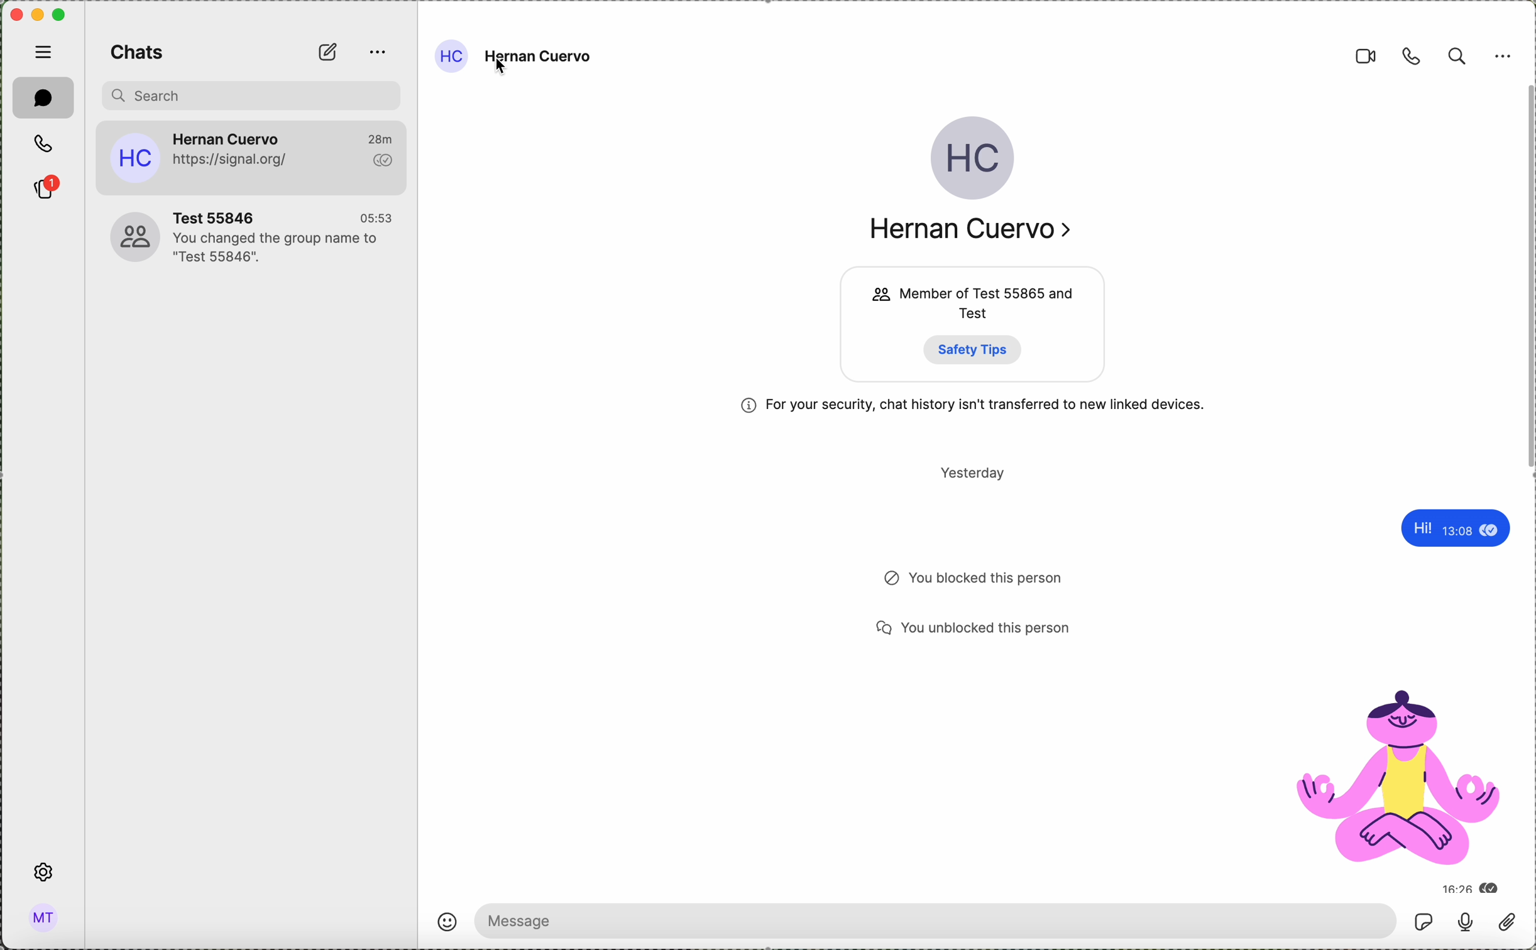  Describe the element at coordinates (975, 350) in the screenshot. I see `Safety Tips` at that location.